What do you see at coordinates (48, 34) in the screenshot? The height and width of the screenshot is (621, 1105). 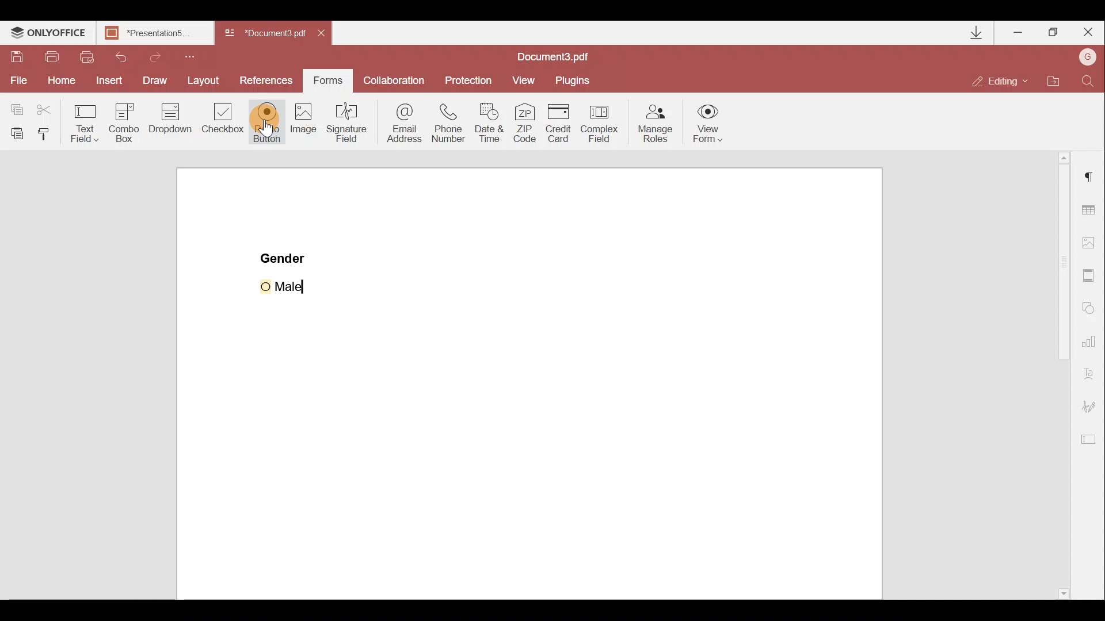 I see `ONLYOFFICE` at bounding box center [48, 34].